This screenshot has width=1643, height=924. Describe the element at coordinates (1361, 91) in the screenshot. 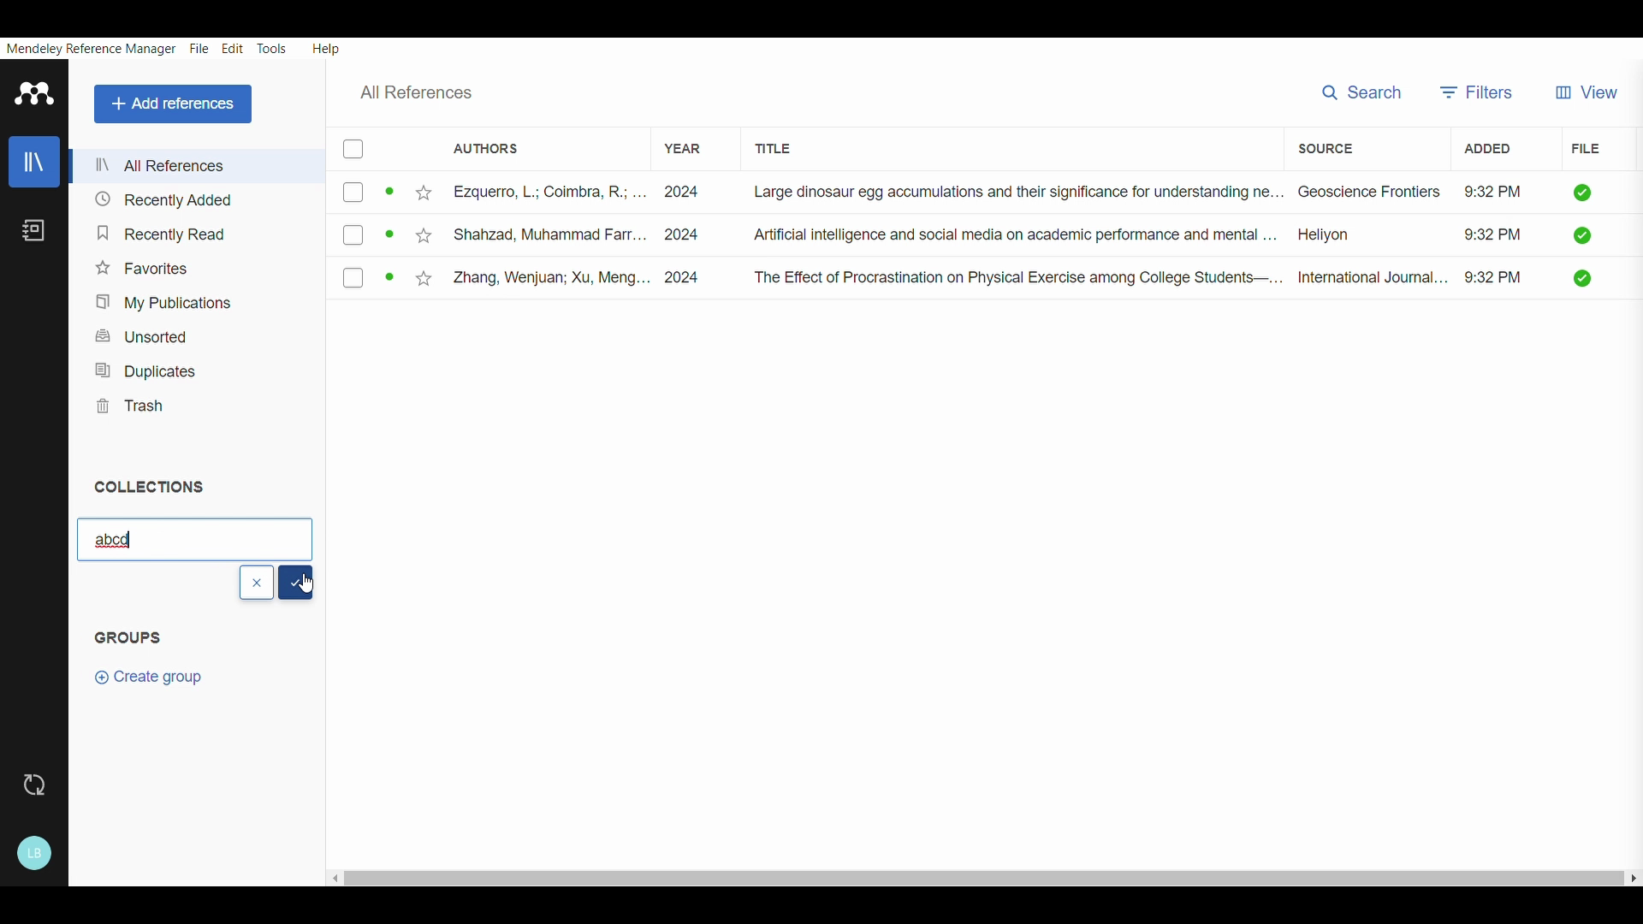

I see `Search` at that location.